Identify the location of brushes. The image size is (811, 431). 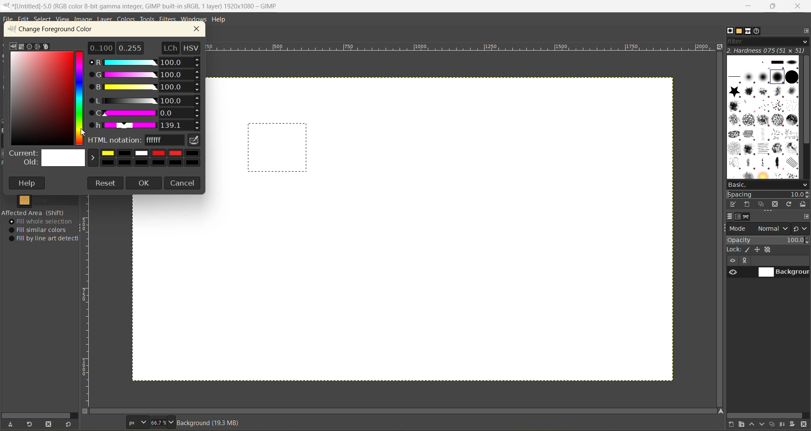
(762, 117).